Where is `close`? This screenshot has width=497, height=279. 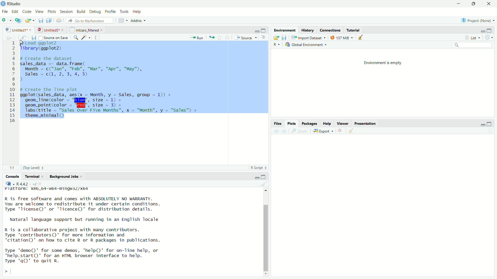 close is located at coordinates (82, 176).